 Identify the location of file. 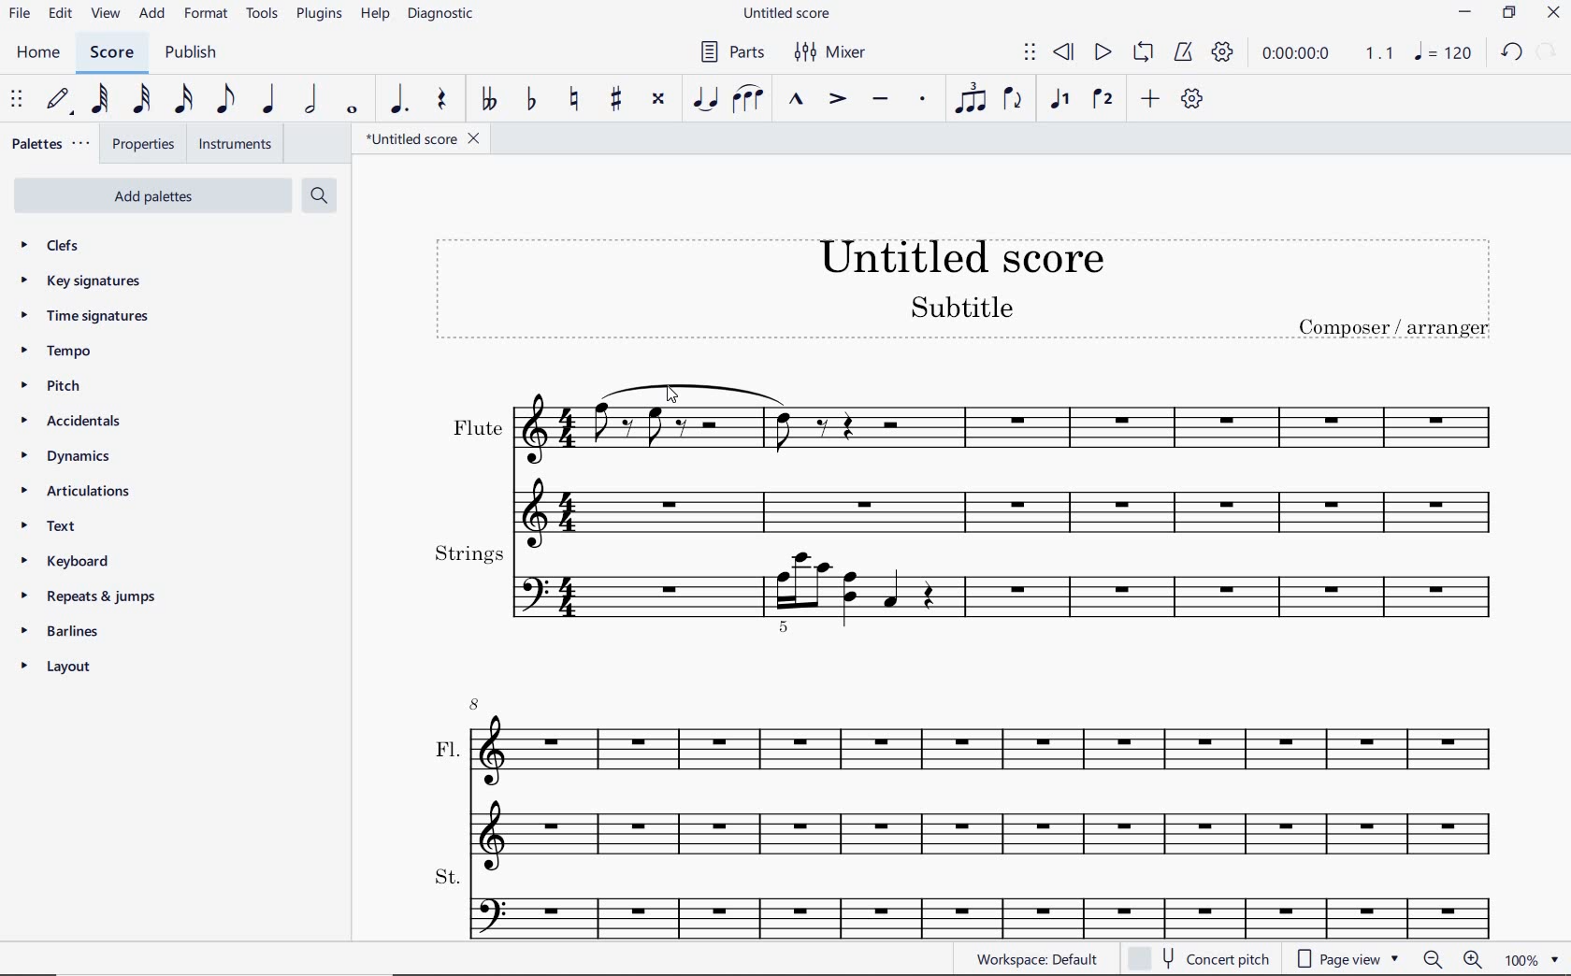
(23, 13).